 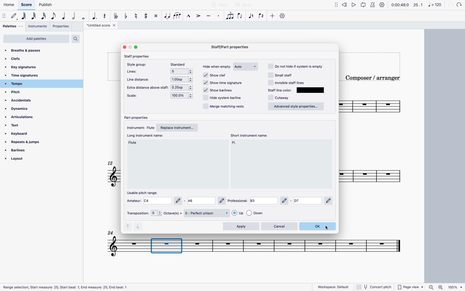 What do you see at coordinates (24, 16) in the screenshot?
I see `64th note` at bounding box center [24, 16].